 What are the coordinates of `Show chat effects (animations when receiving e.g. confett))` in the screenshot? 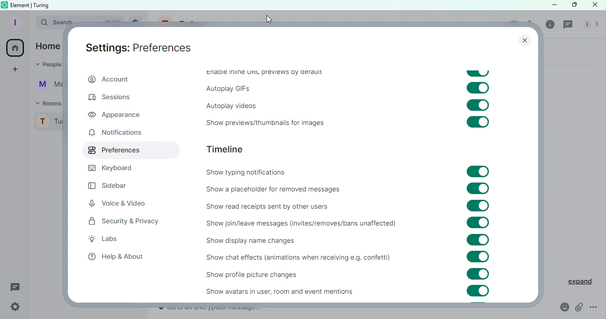 It's located at (296, 259).